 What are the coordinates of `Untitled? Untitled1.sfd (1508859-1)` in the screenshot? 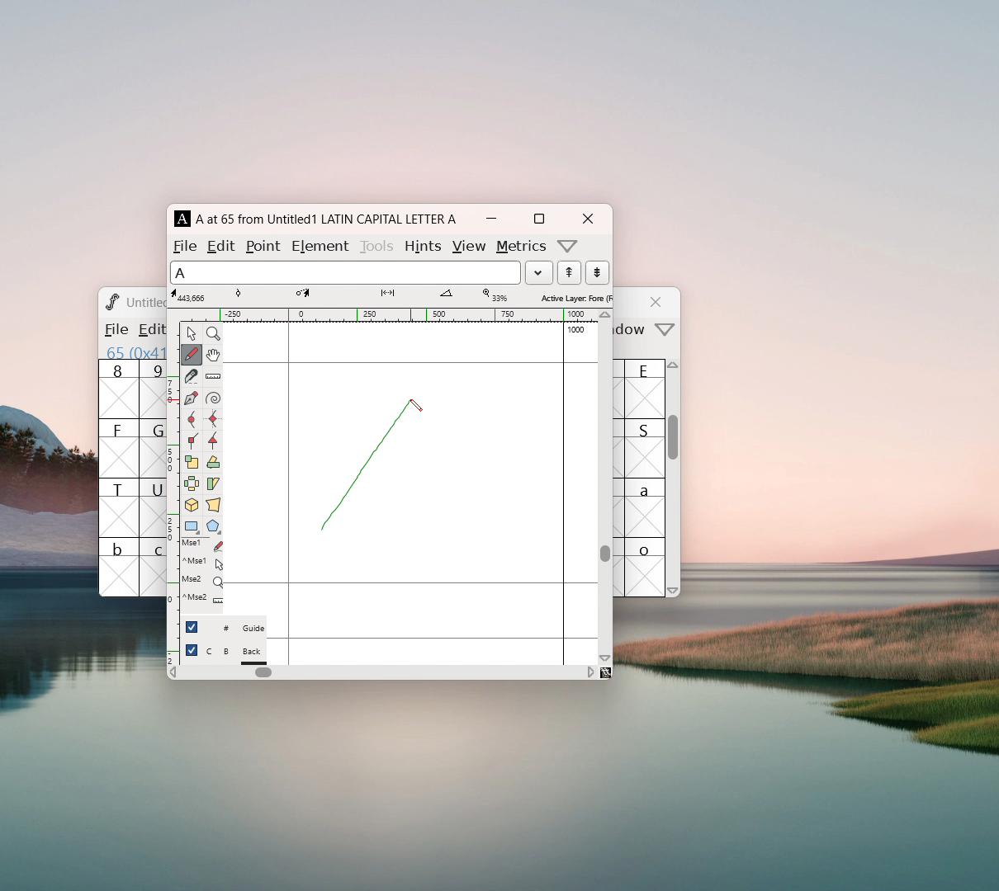 It's located at (146, 302).